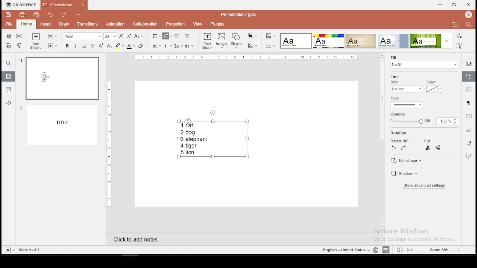  What do you see at coordinates (271, 36) in the screenshot?
I see `change color theme` at bounding box center [271, 36].